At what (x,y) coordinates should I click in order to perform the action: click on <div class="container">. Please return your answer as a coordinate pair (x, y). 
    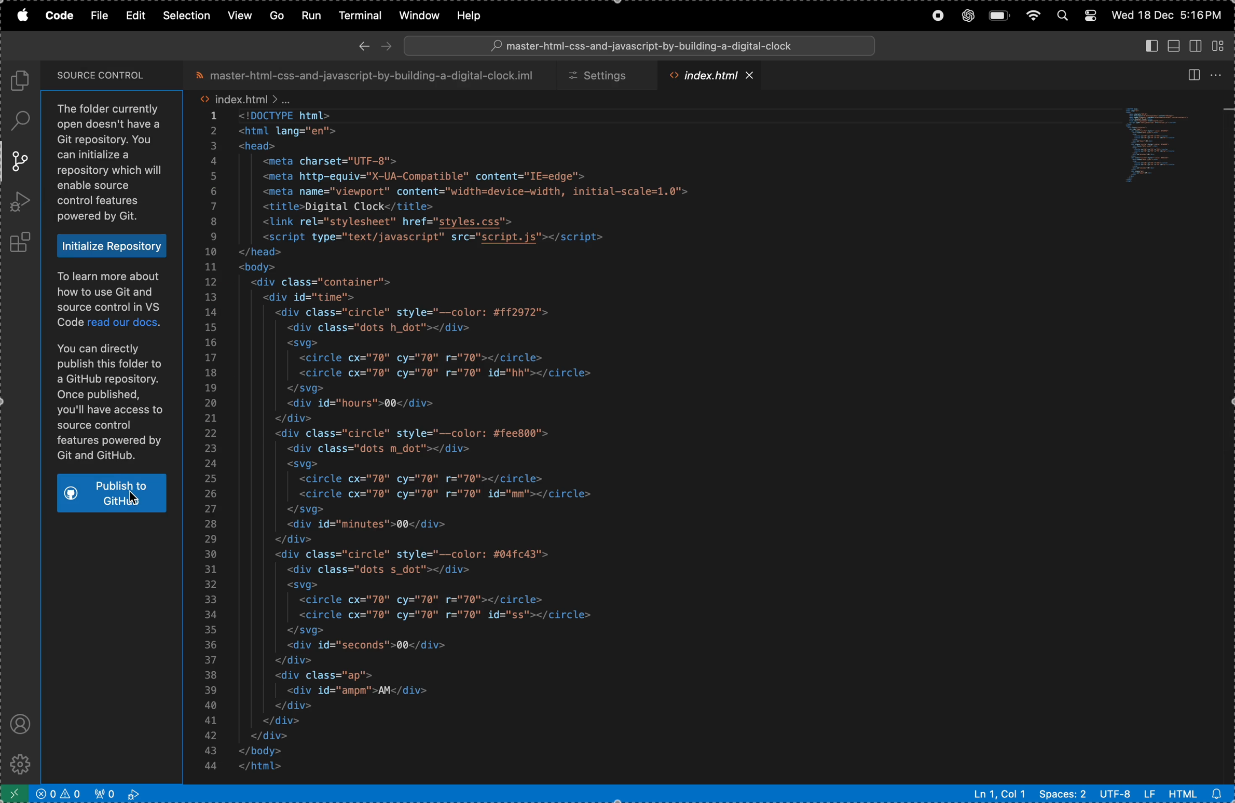
    Looking at the image, I should click on (321, 282).